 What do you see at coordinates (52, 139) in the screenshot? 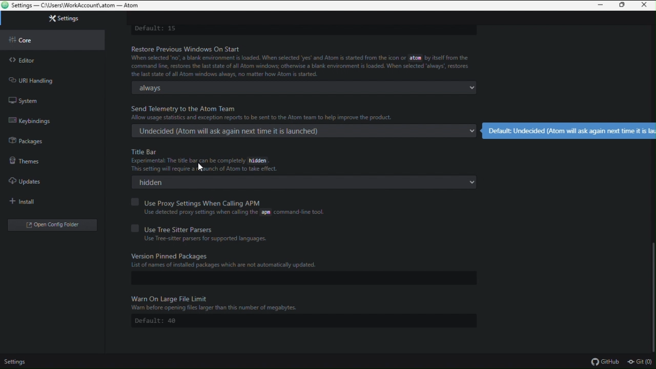
I see `packages` at bounding box center [52, 139].